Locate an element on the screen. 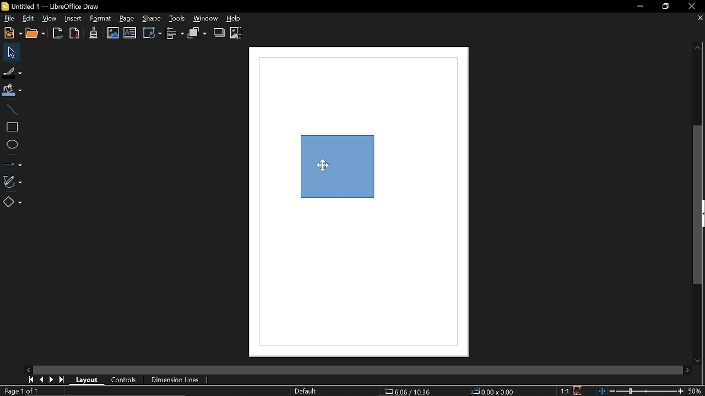  Close page is located at coordinates (699, 19).